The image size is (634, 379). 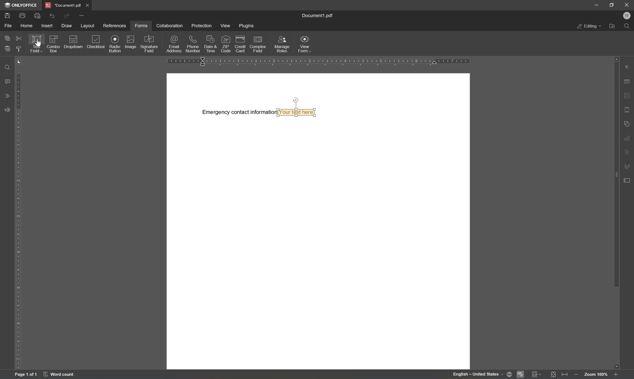 What do you see at coordinates (240, 44) in the screenshot?
I see `credit card` at bounding box center [240, 44].